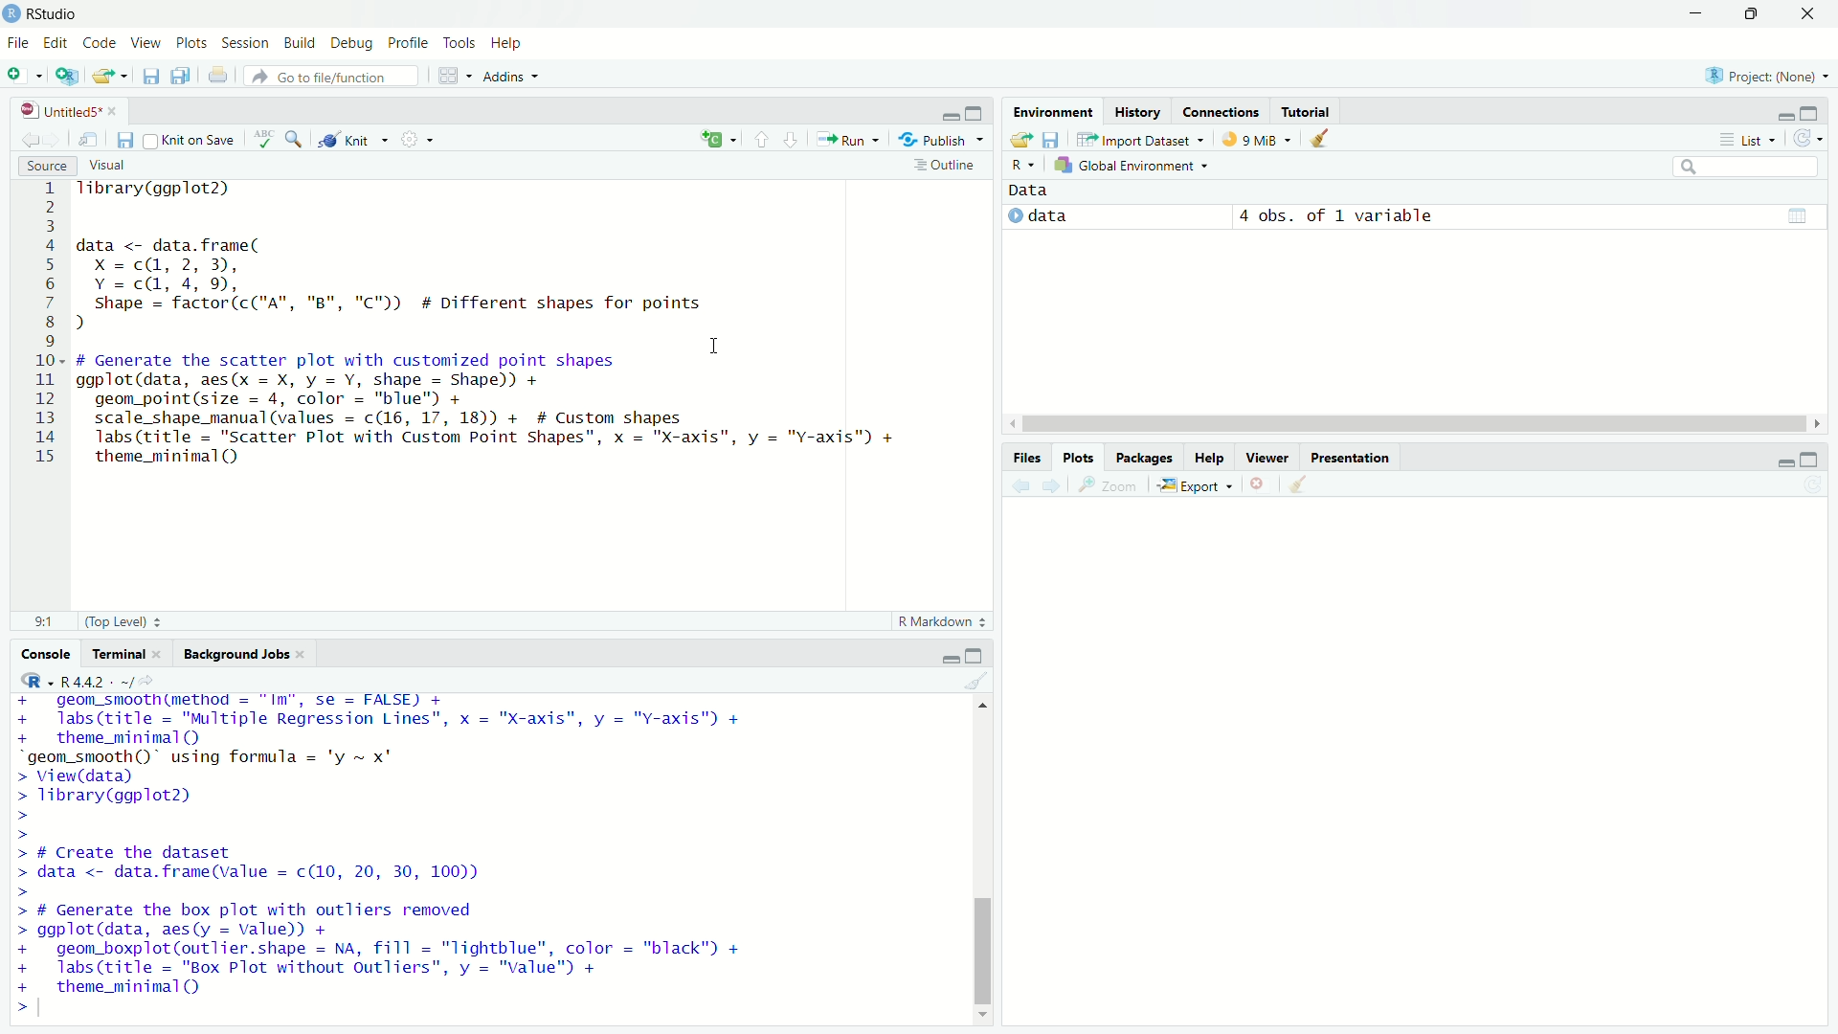  I want to click on Session, so click(244, 43).